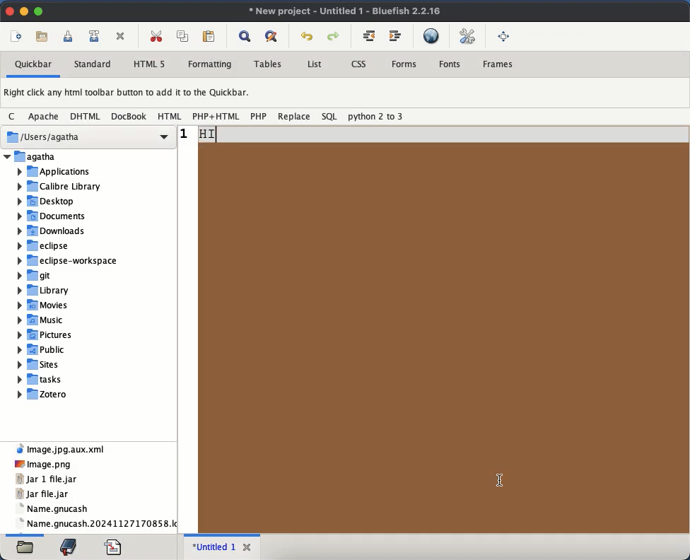  Describe the element at coordinates (361, 64) in the screenshot. I see `css` at that location.